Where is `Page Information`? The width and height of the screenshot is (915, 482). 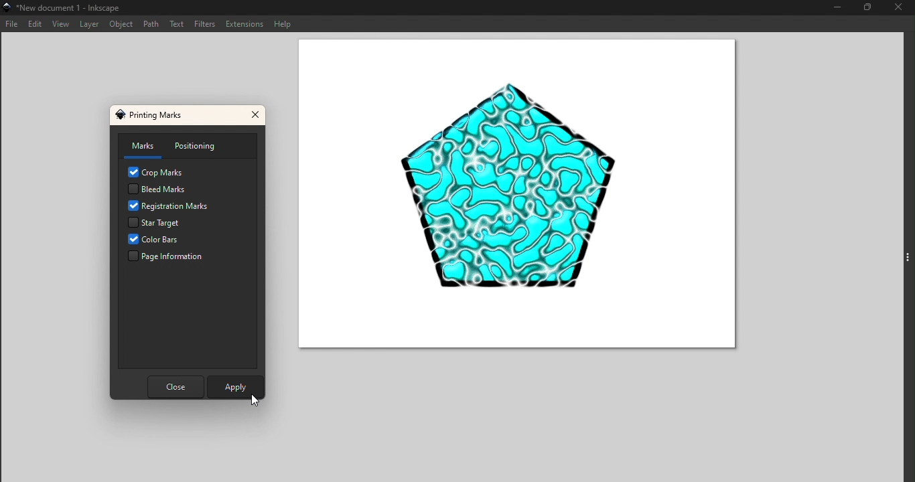 Page Information is located at coordinates (168, 258).